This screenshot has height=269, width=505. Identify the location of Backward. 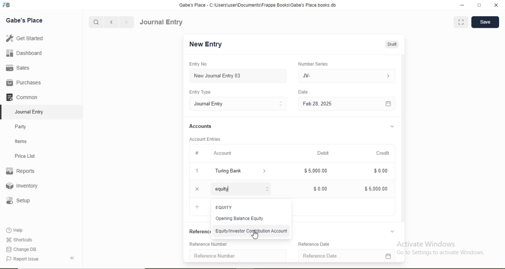
(111, 22).